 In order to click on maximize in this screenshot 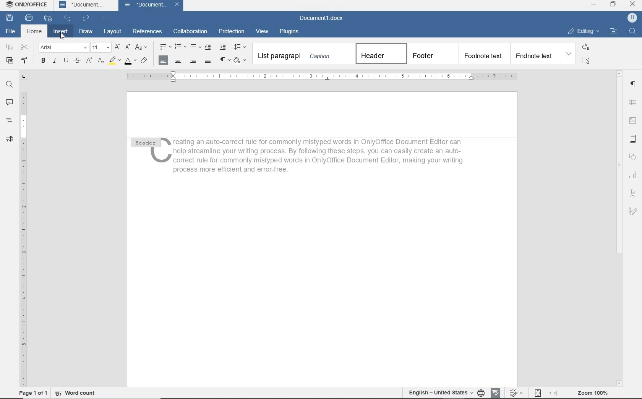, I will do `click(613, 5)`.